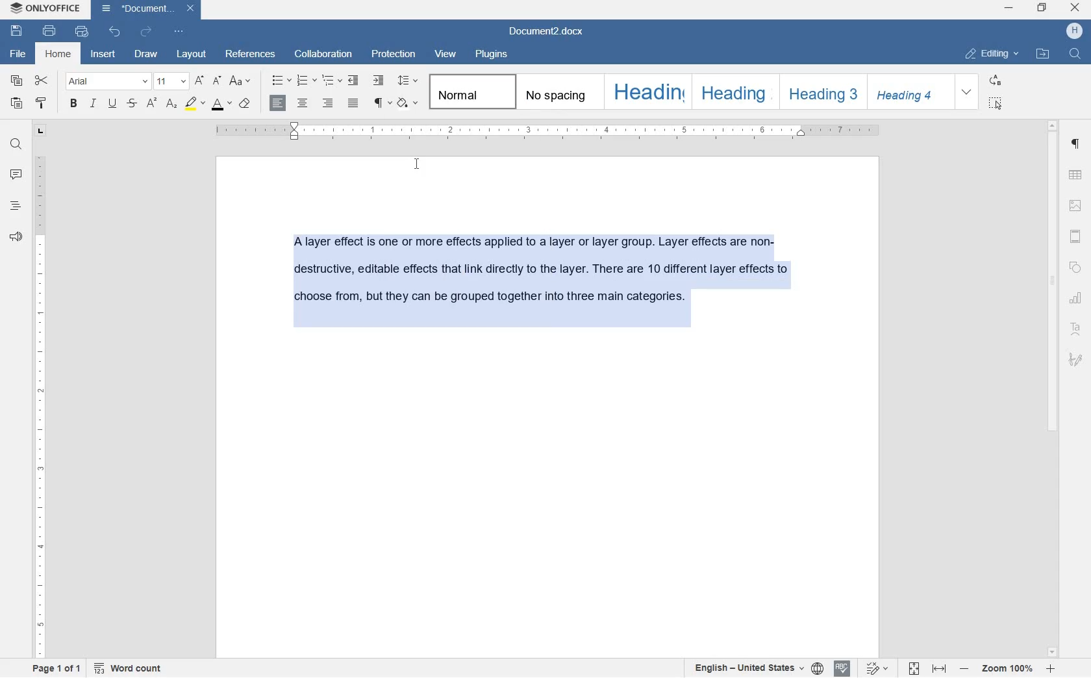  I want to click on font name, so click(107, 82).